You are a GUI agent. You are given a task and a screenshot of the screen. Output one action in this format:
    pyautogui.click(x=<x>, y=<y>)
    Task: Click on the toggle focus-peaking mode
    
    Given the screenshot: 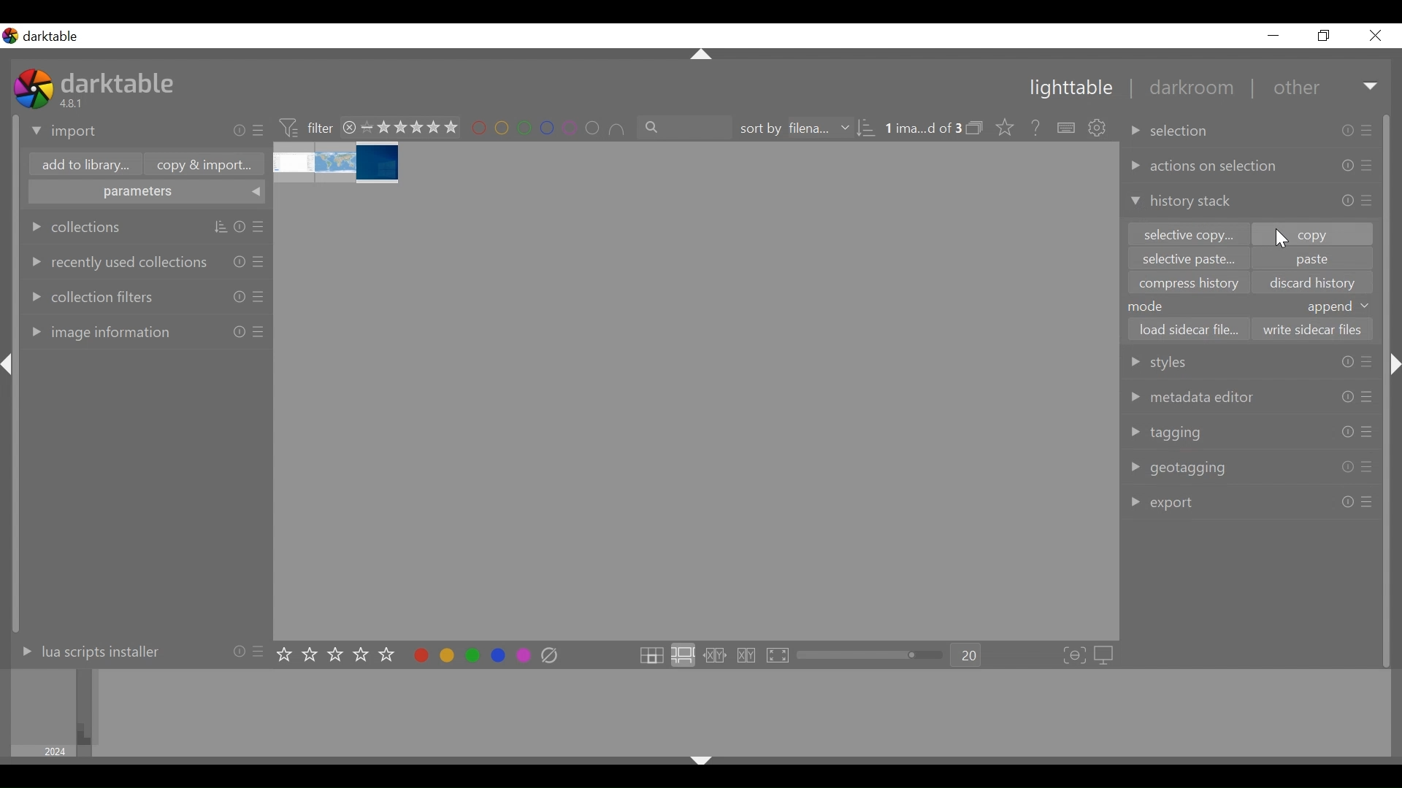 What is the action you would take?
    pyautogui.click(x=1075, y=656)
    